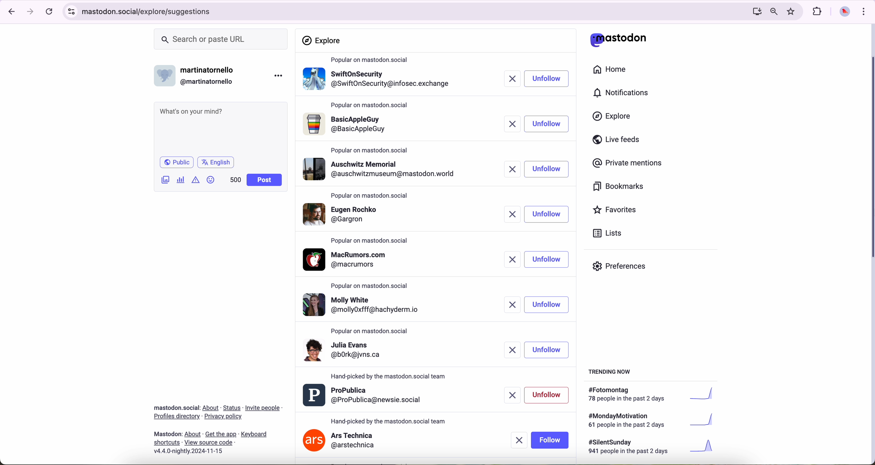  What do you see at coordinates (371, 196) in the screenshot?
I see `popular` at bounding box center [371, 196].